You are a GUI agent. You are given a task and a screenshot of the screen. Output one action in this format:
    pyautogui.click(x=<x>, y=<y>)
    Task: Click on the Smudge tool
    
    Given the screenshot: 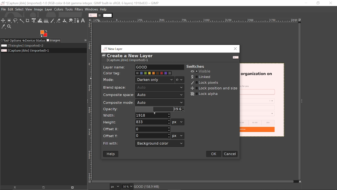 What is the action you would take?
    pyautogui.click(x=71, y=21)
    